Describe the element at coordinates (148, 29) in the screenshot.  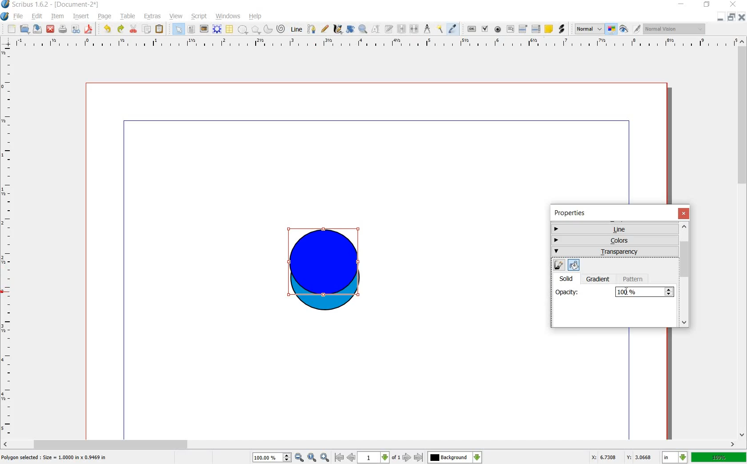
I see `copy` at that location.